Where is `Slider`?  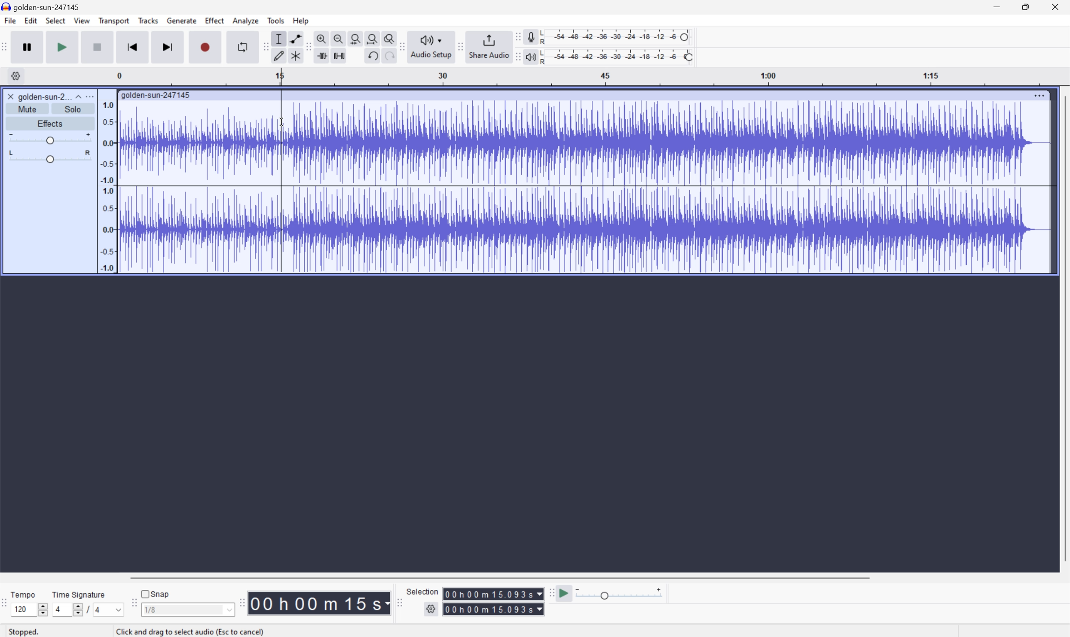
Slider is located at coordinates (49, 158).